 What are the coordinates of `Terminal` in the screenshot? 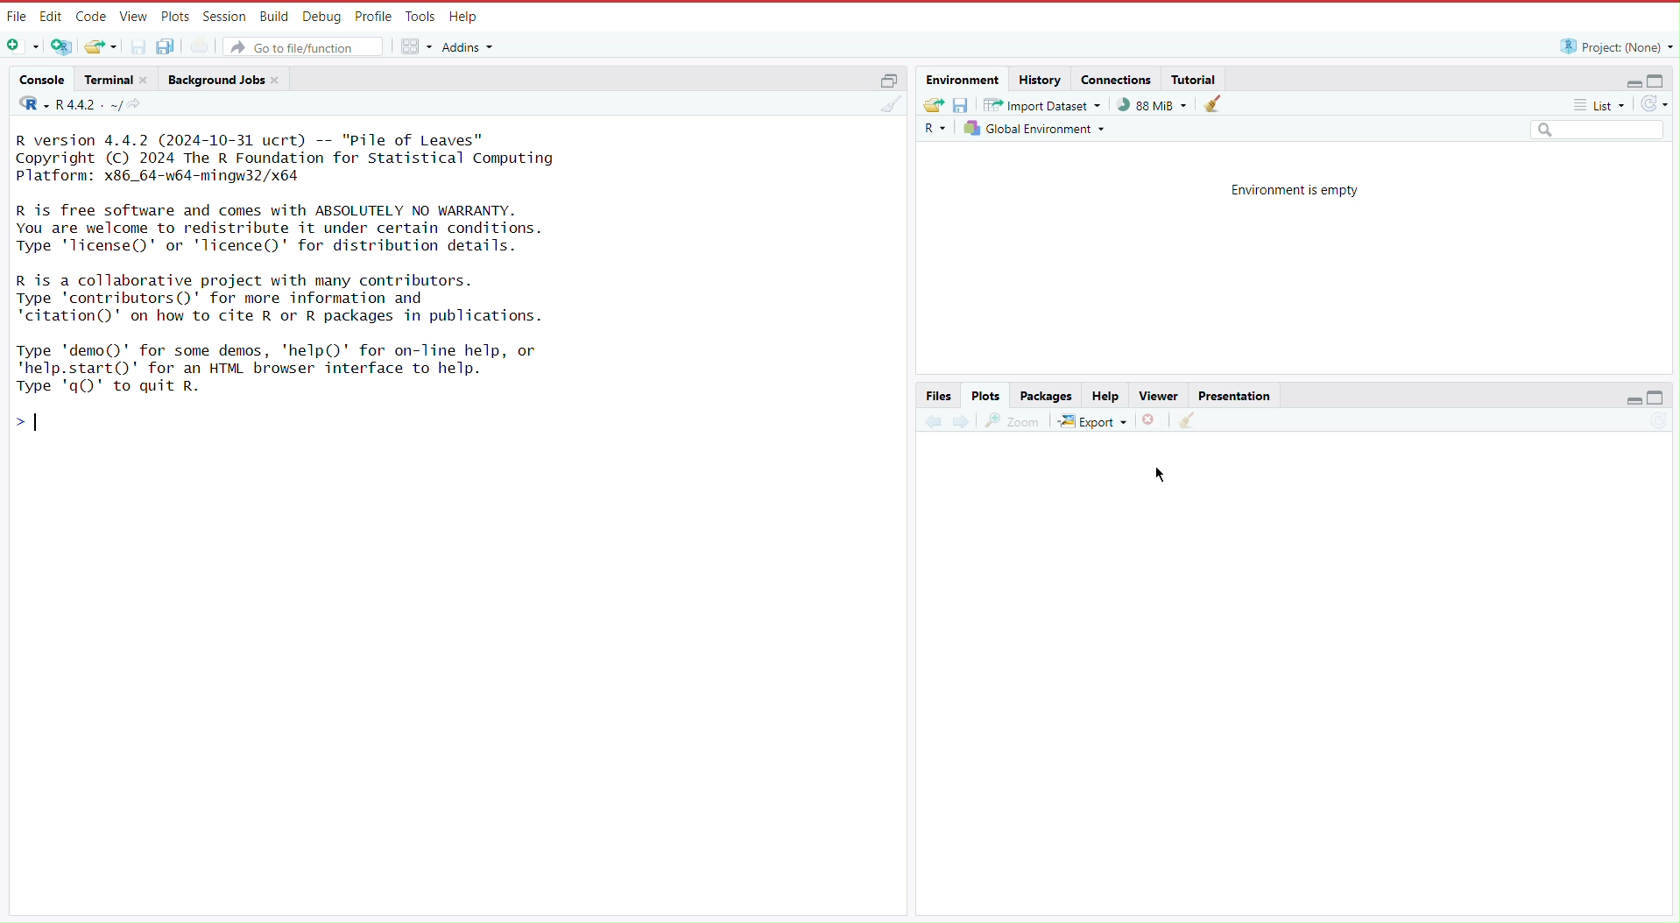 It's located at (116, 80).